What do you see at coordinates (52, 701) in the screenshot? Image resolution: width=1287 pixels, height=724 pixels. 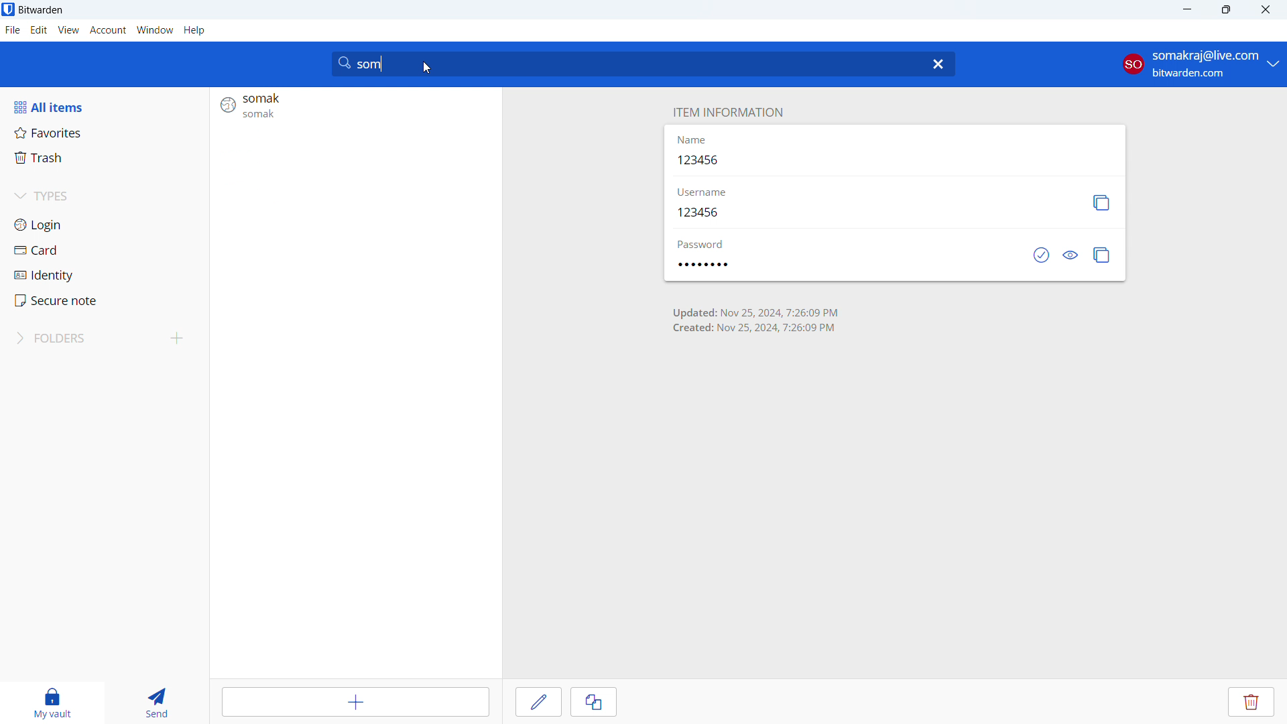 I see `my vault` at bounding box center [52, 701].